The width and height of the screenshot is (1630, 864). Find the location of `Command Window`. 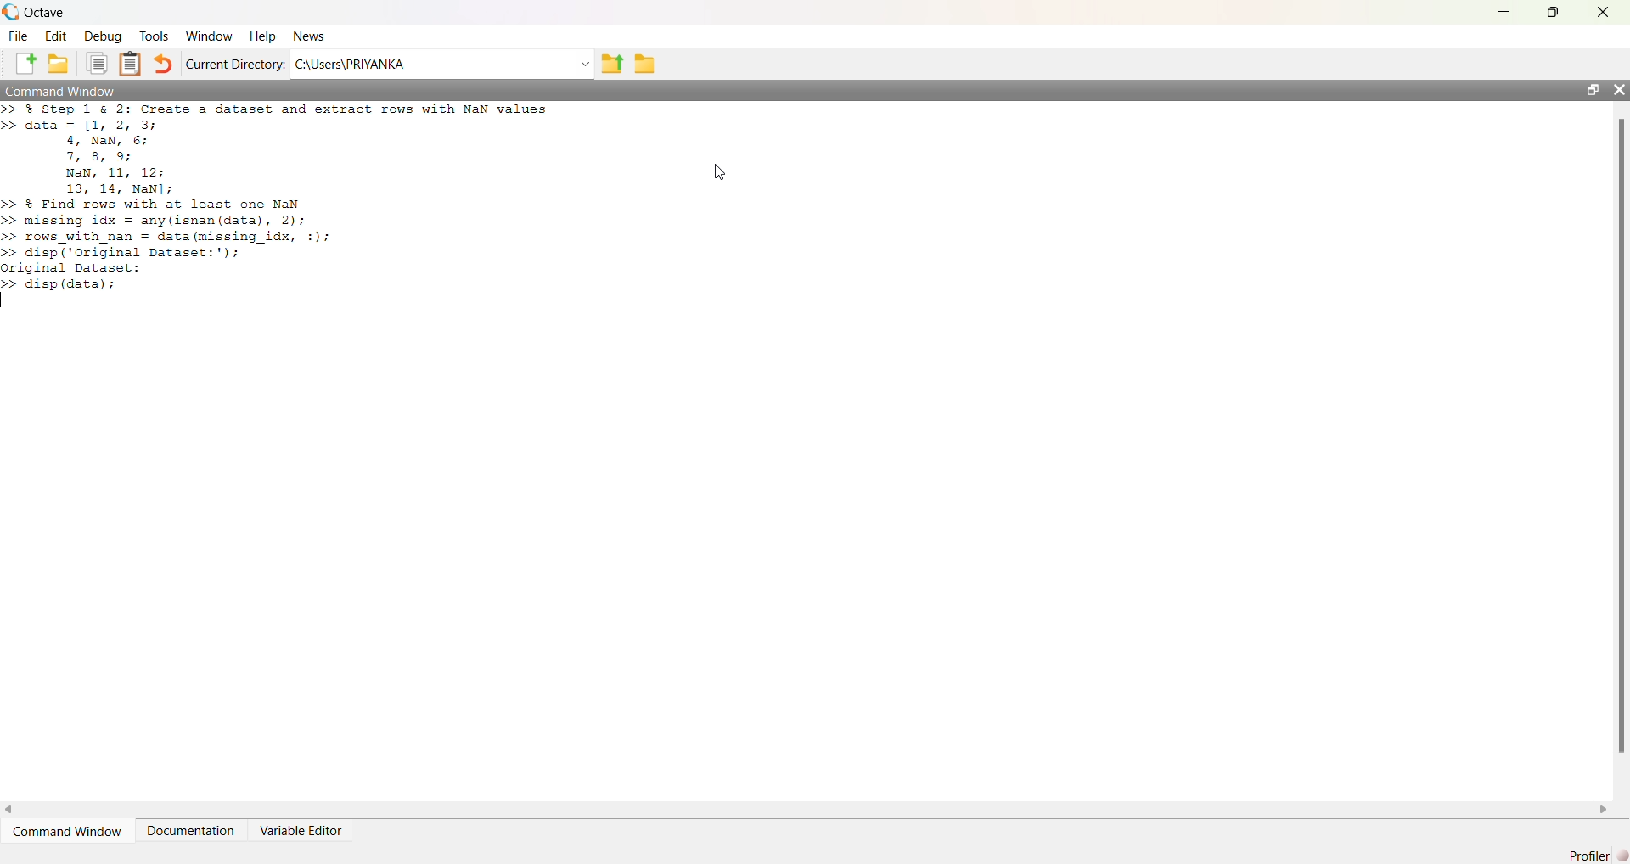

Command Window is located at coordinates (67, 832).